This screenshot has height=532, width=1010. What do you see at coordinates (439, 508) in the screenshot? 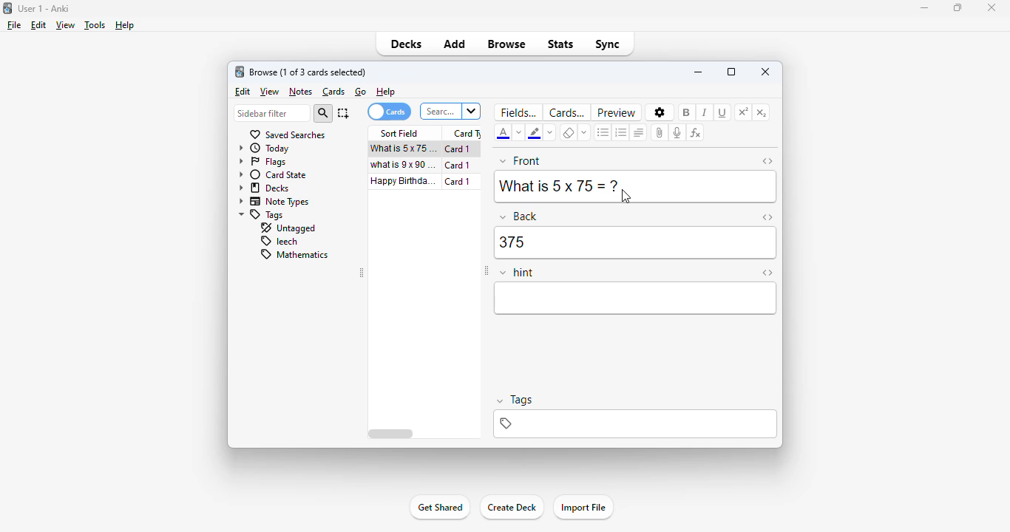
I see `get shared` at bounding box center [439, 508].